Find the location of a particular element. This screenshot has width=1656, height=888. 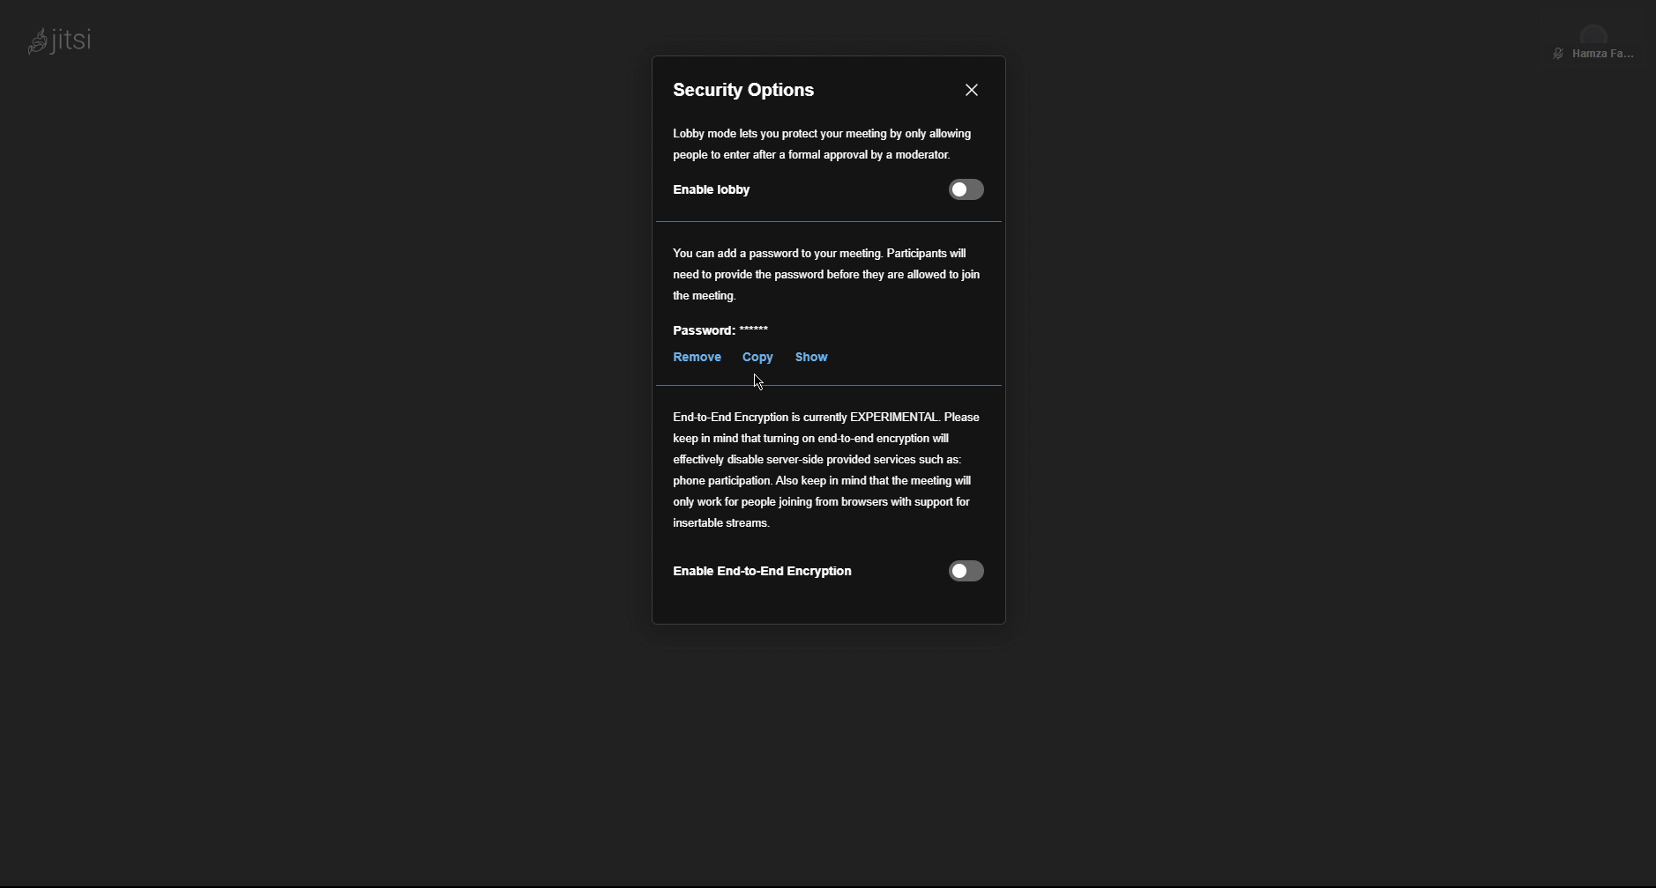

jitsi is located at coordinates (57, 37).